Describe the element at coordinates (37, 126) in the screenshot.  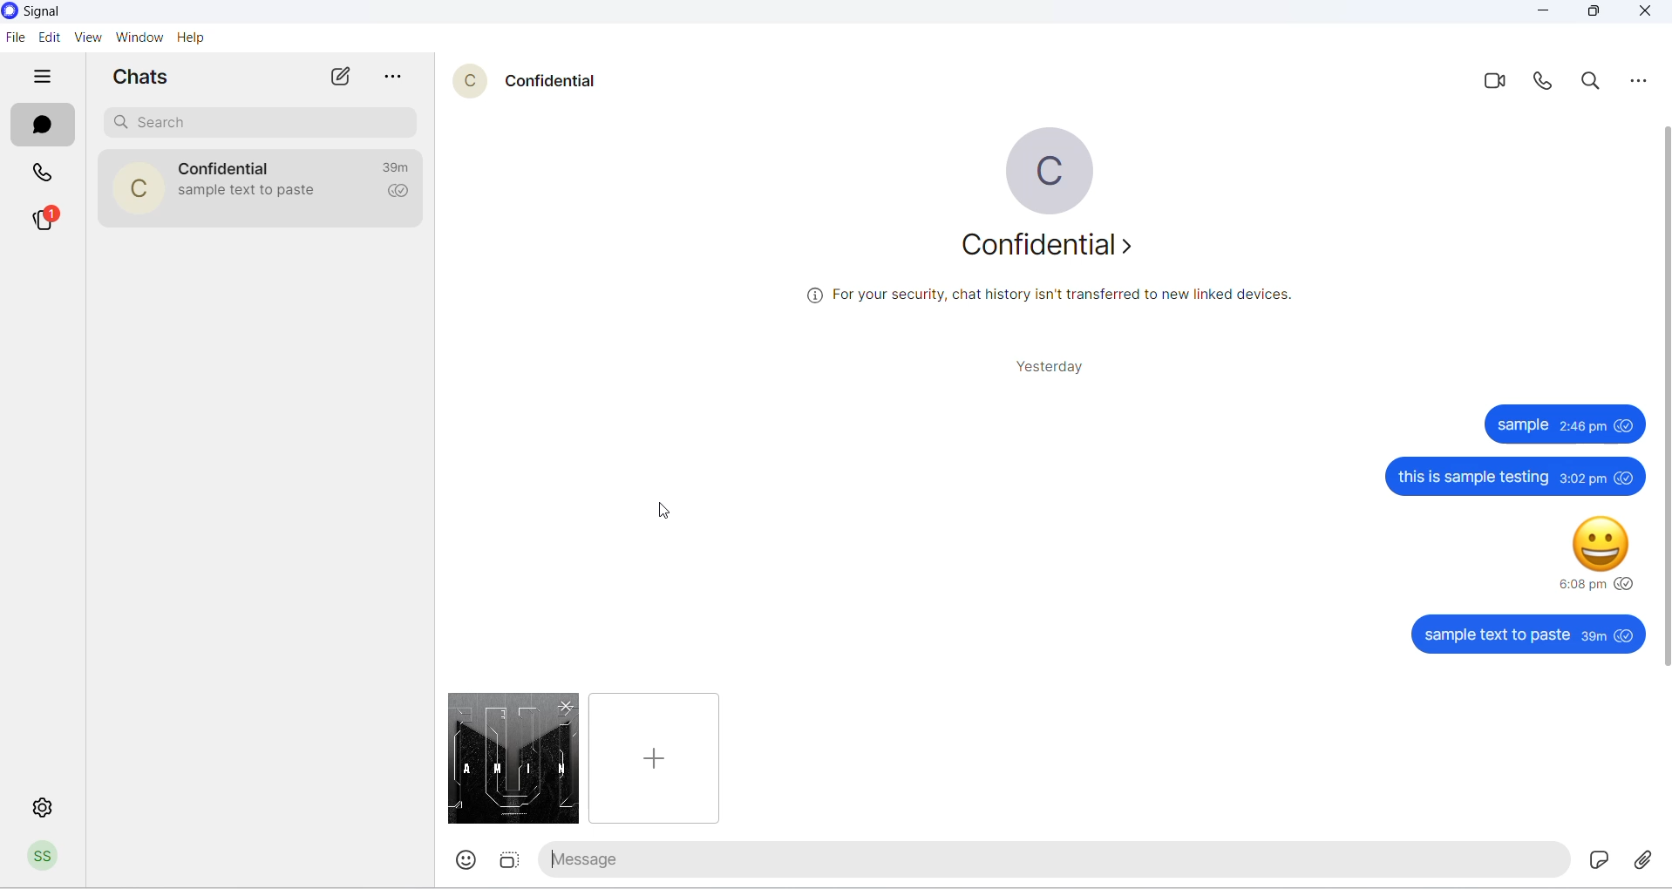
I see `chats` at that location.